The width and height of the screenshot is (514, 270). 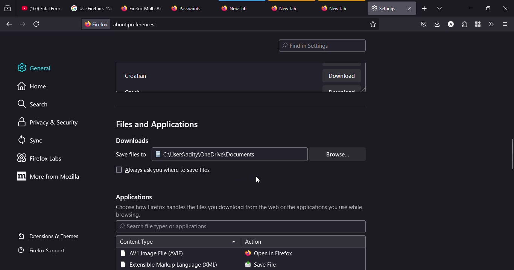 What do you see at coordinates (187, 8) in the screenshot?
I see `tab` at bounding box center [187, 8].